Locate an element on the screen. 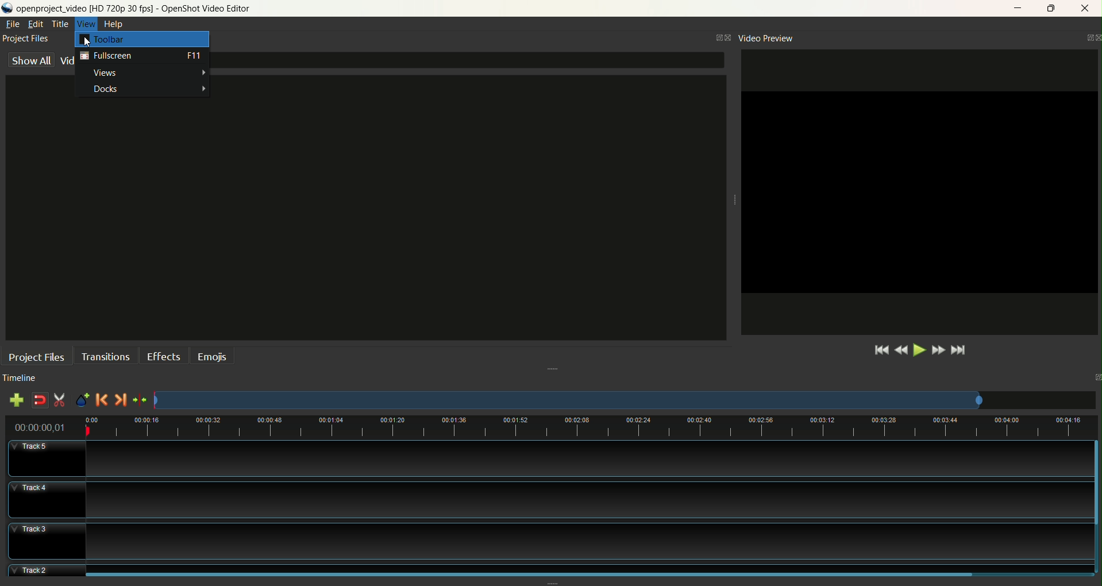 This screenshot has height=586, width=1102. toolbar is located at coordinates (143, 40).